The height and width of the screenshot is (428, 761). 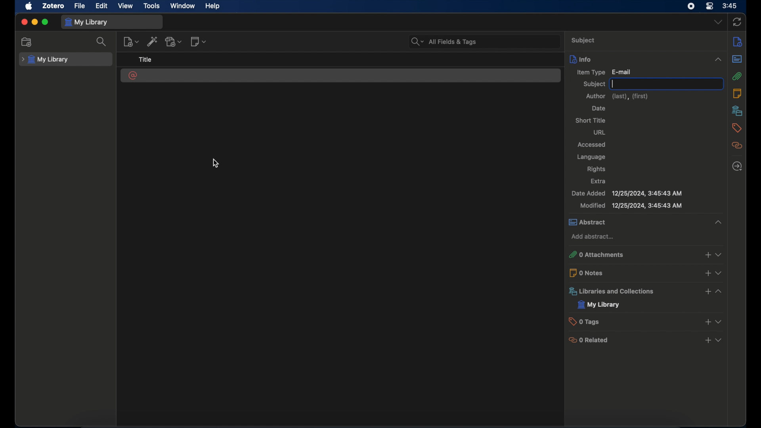 I want to click on cursor, so click(x=216, y=163).